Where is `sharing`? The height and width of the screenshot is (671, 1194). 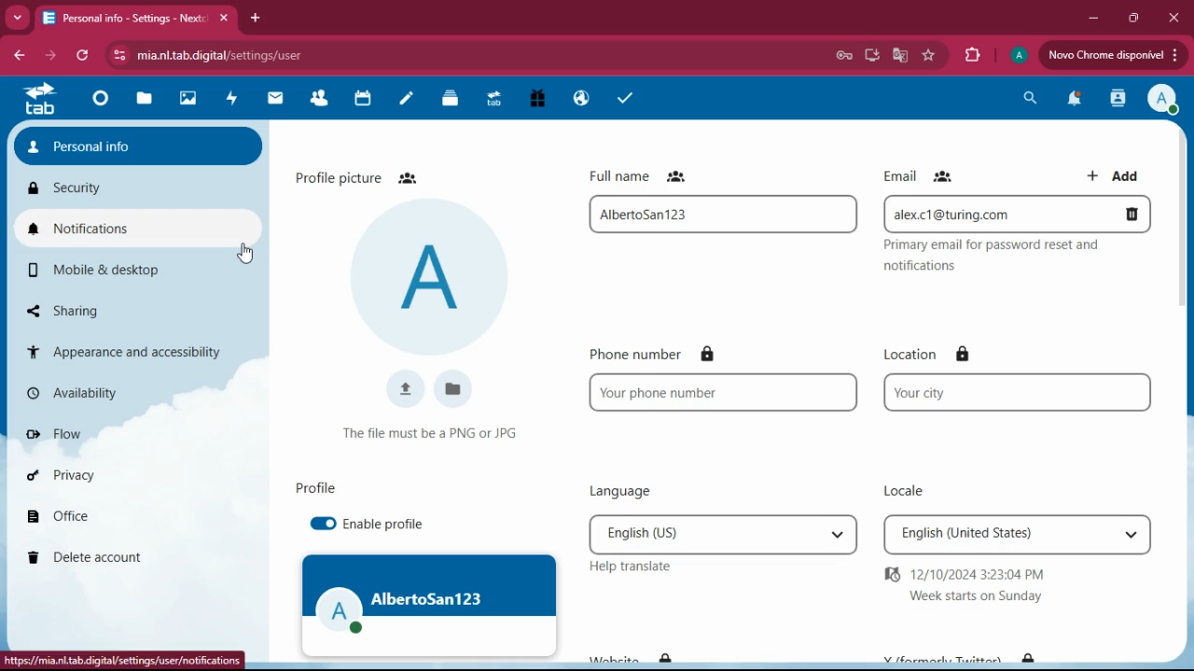
sharing is located at coordinates (101, 310).